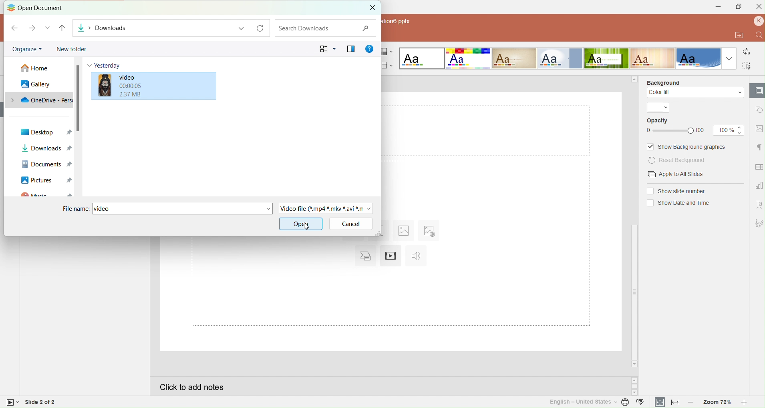 The height and width of the screenshot is (408, 765). I want to click on Insert image from URL, so click(429, 231).